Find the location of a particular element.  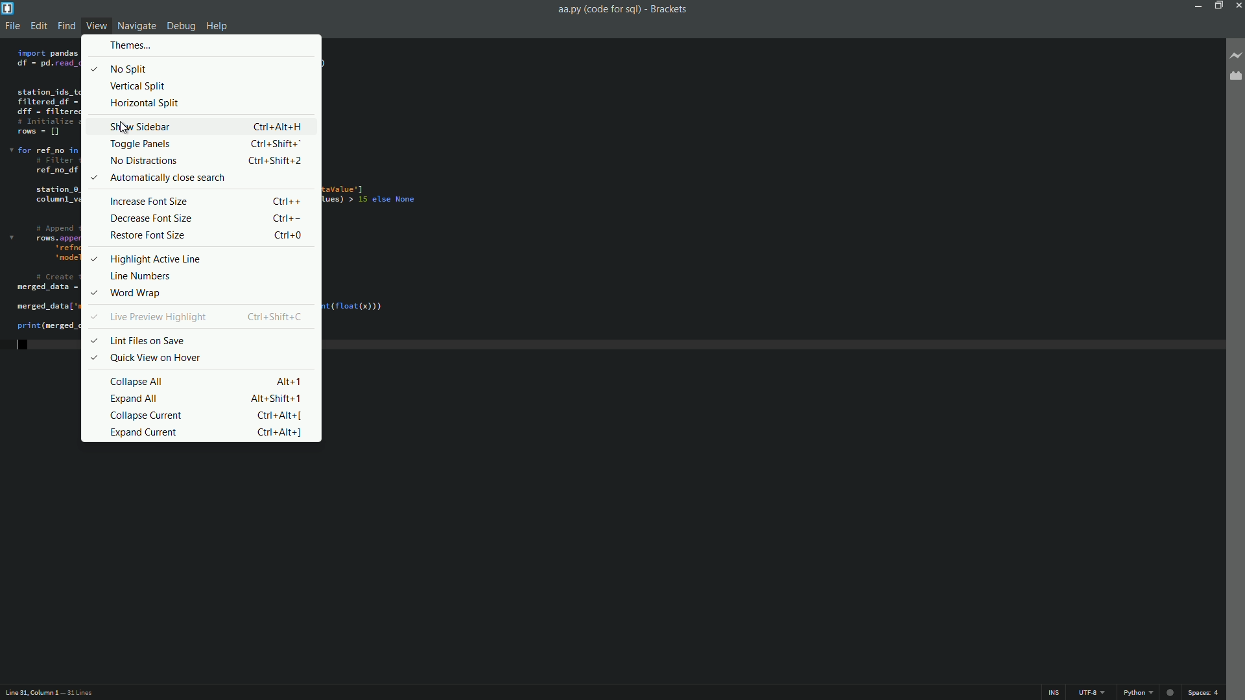

space is located at coordinates (1203, 692).